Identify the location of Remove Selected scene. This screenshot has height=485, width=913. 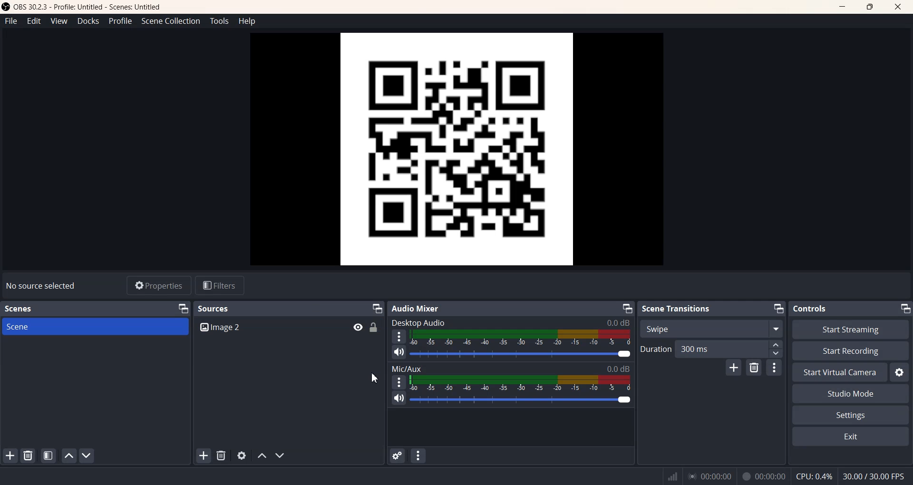
(28, 455).